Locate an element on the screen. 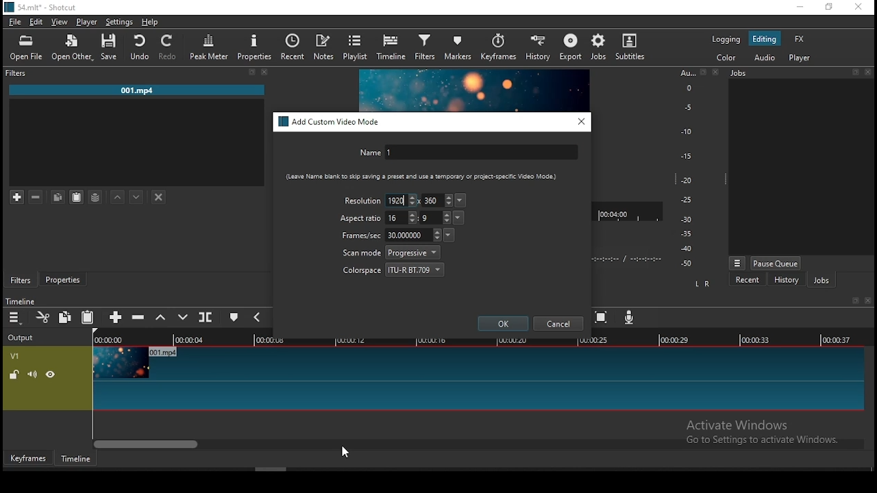 The height and width of the screenshot is (493, 877). -20 is located at coordinates (687, 180).